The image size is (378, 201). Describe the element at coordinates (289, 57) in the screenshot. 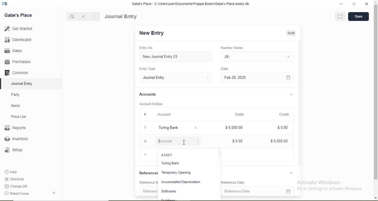

I see `Dropdown` at that location.